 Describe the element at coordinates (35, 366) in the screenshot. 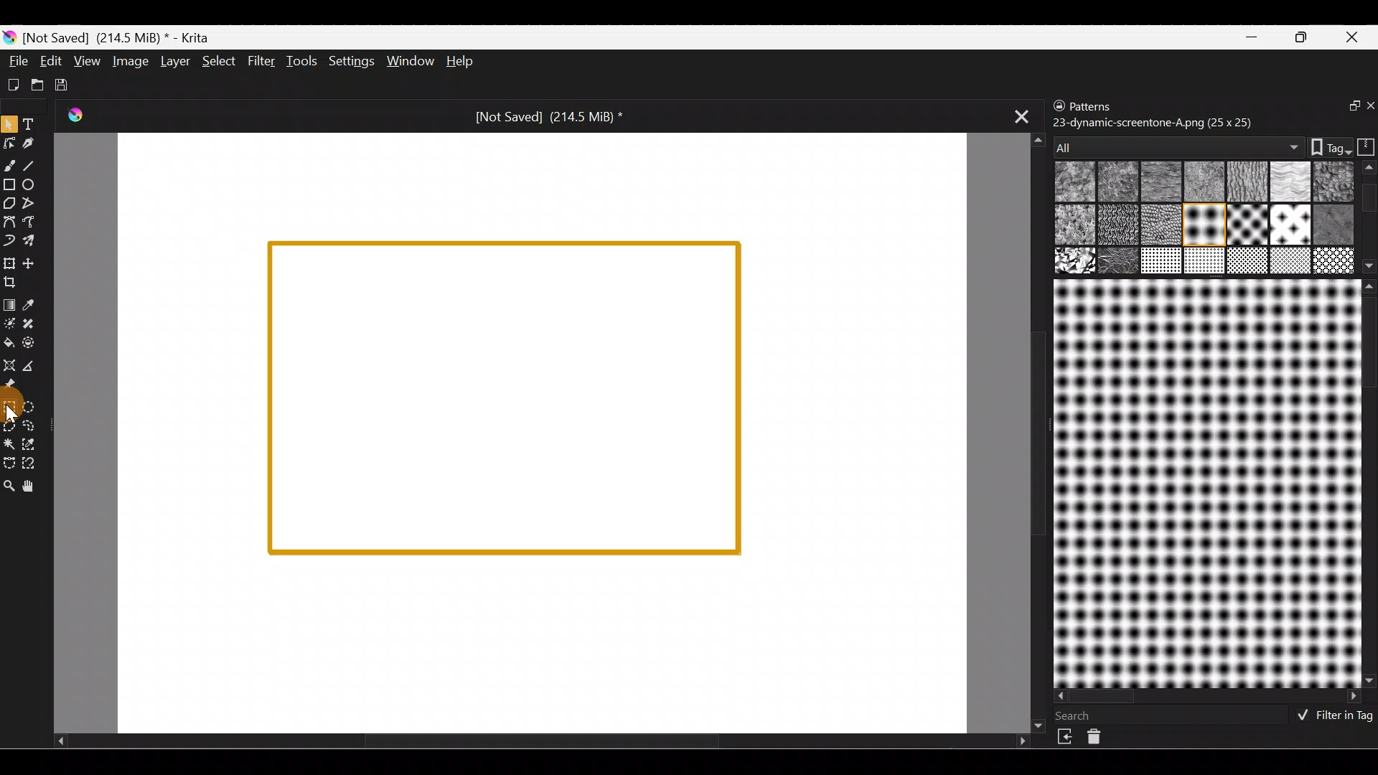

I see `Measure the distance between two points` at that location.